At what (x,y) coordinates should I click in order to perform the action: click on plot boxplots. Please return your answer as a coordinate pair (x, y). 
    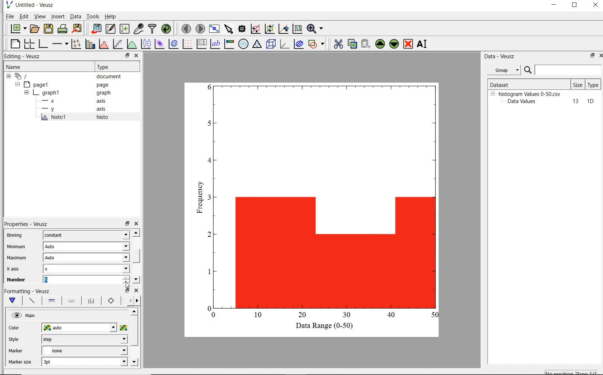
    Looking at the image, I should click on (146, 43).